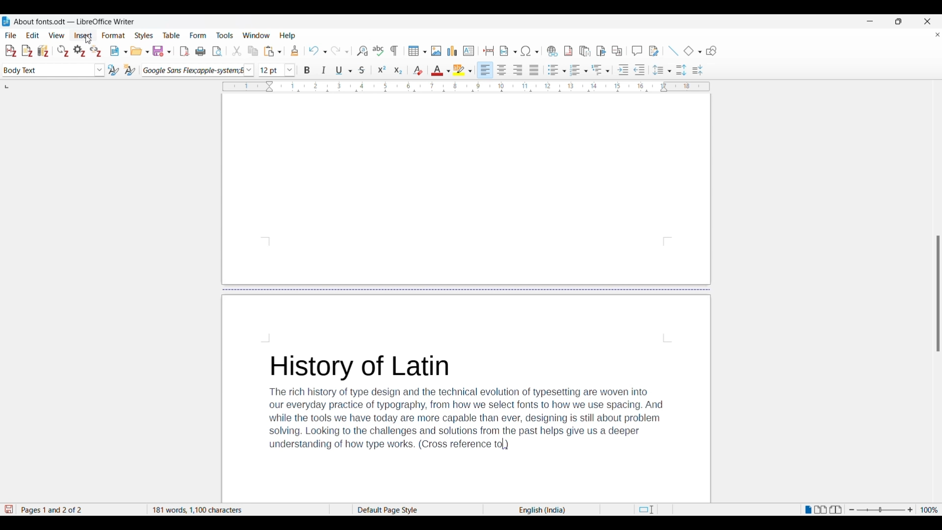  I want to click on Text color options, so click(440, 71).